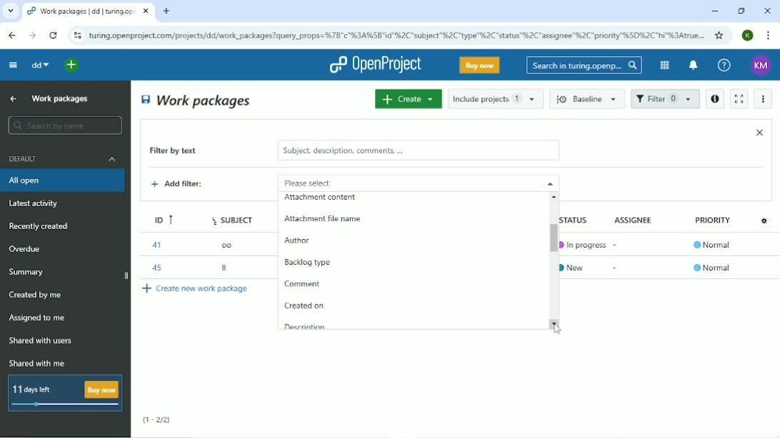 The image size is (780, 438). What do you see at coordinates (764, 99) in the screenshot?
I see `More actions` at bounding box center [764, 99].